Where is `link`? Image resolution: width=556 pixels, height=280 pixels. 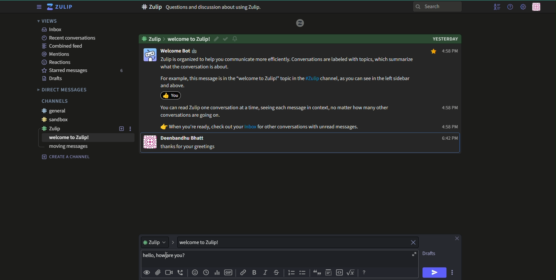
link is located at coordinates (244, 273).